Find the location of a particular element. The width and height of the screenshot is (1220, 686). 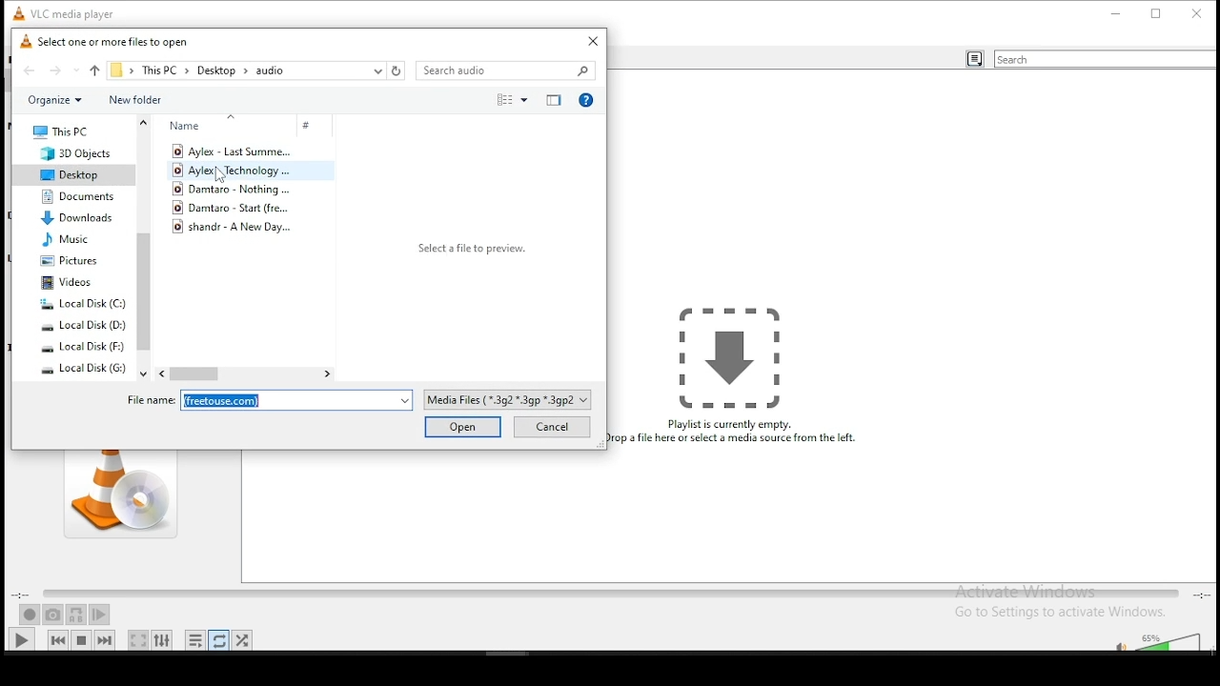

change view is located at coordinates (507, 101).